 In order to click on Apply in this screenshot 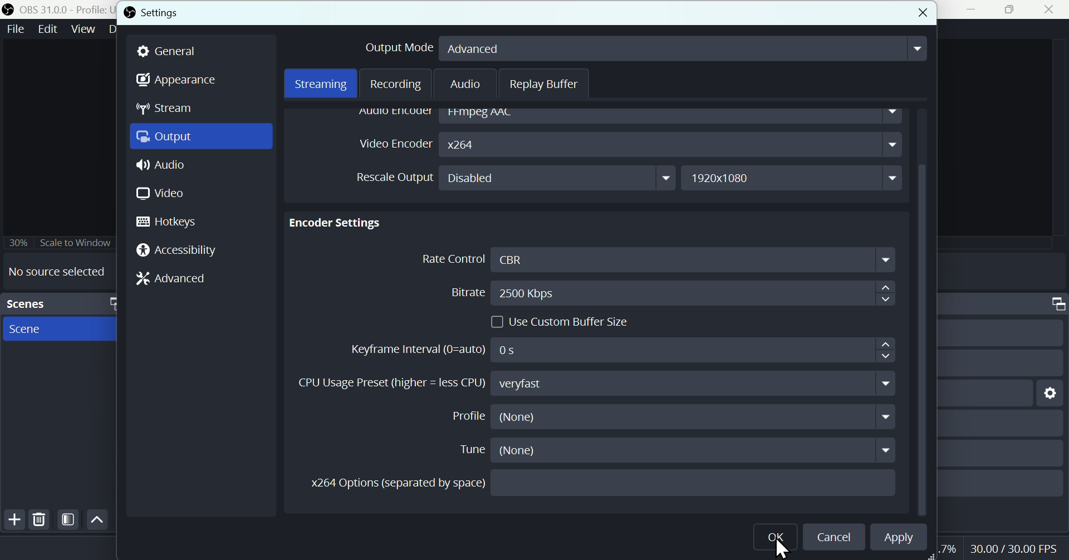, I will do `click(898, 538)`.